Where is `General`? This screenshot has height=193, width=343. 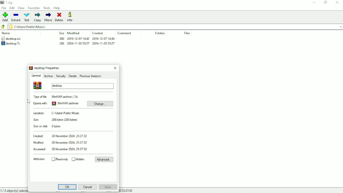
General is located at coordinates (36, 76).